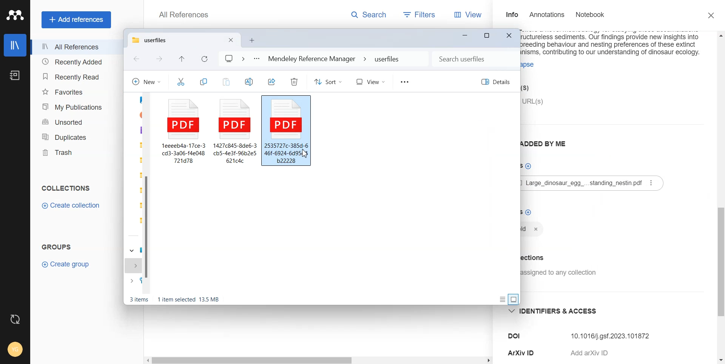 Image resolution: width=725 pixels, height=364 pixels. I want to click on Recent file, so click(182, 59).